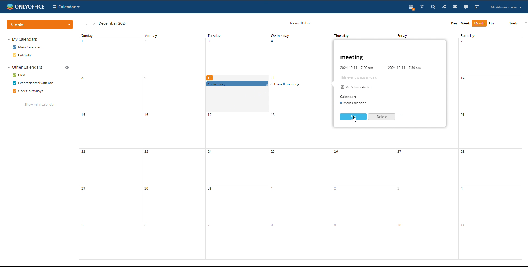  Describe the element at coordinates (356, 68) in the screenshot. I see `` at that location.